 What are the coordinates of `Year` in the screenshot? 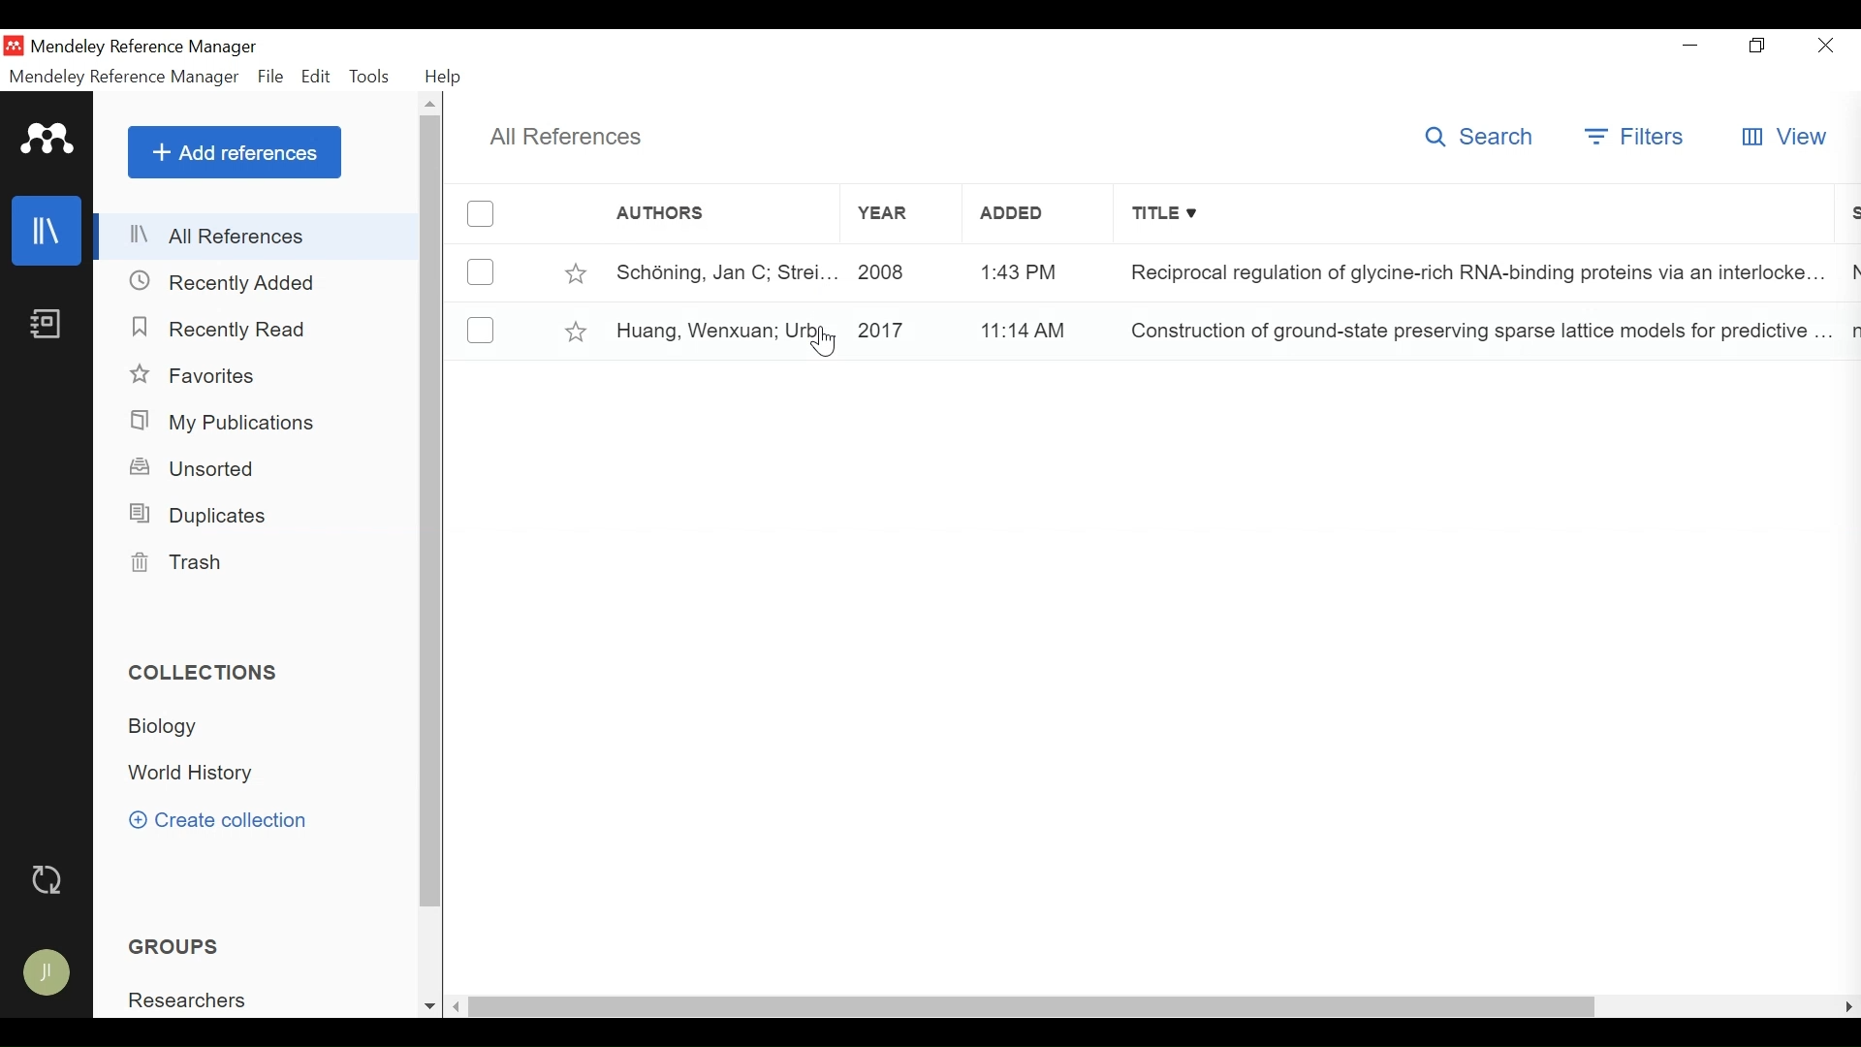 It's located at (899, 271).